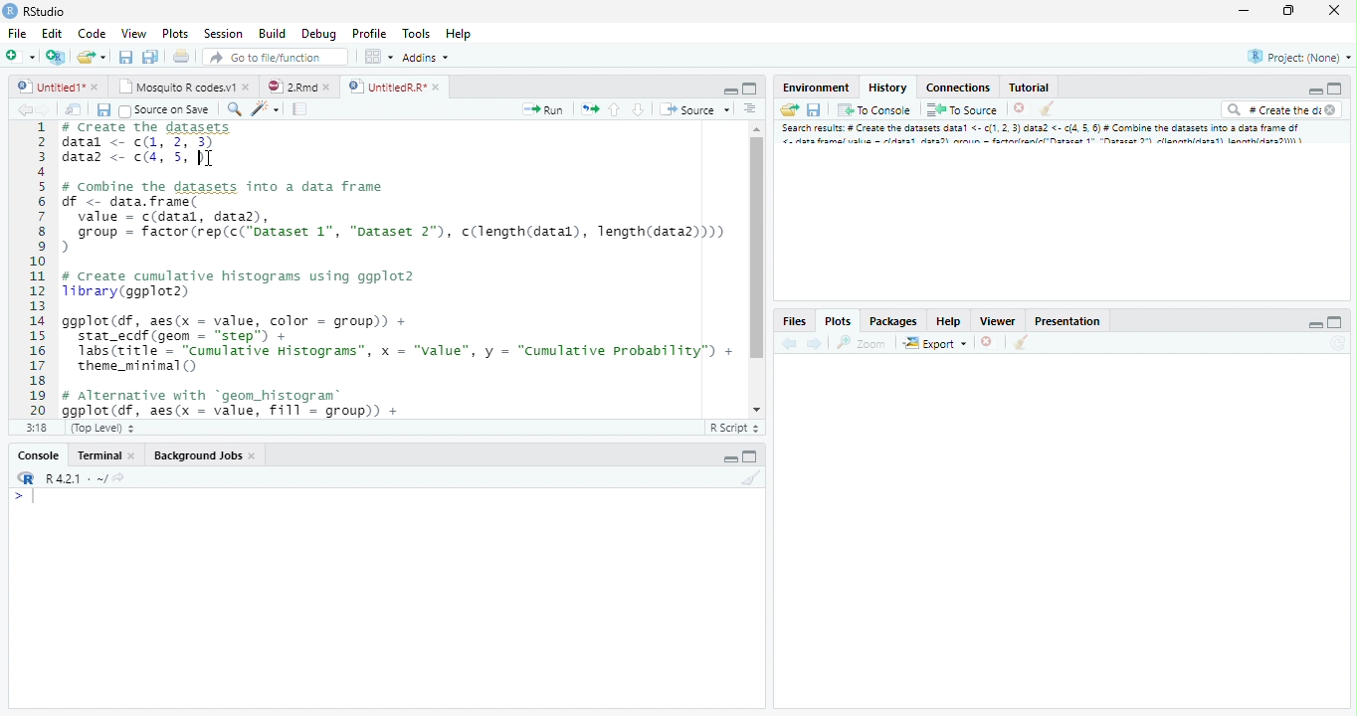 The width and height of the screenshot is (1357, 716). I want to click on # Combine the dataset into a data frame f <- data.frame(value = c(datal, data),group = factor (rep(c("Dataset 1", "Dataset 2"), c(length(datal), length(data2))))create cumulative histograms using ggplot2brary (ggplot2)gplot(df, aes(x = value, color = group)) +stat_ecdf (geom = “step”) +Tabs(ritle = “cumulative Histograms”, x = "value", y = “Cumulative Probability”) +theme_mininal ()Alternative with “geom_histogram®gplot(df, aes(x = value, Fill = group)) +geon_histogram(aes(y = cumsum(.. count. .)/sun(. .count..)),position = "identity", alpha = 0.5, bins = 30) +1abs(title = “Cumulative Histograms”, x = "value", y = “Cumulative Probability”) +, so click(400, 269).